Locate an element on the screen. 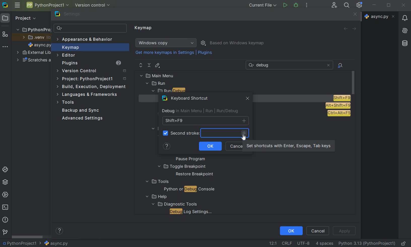 The image size is (411, 247). keymap is located at coordinates (70, 48).